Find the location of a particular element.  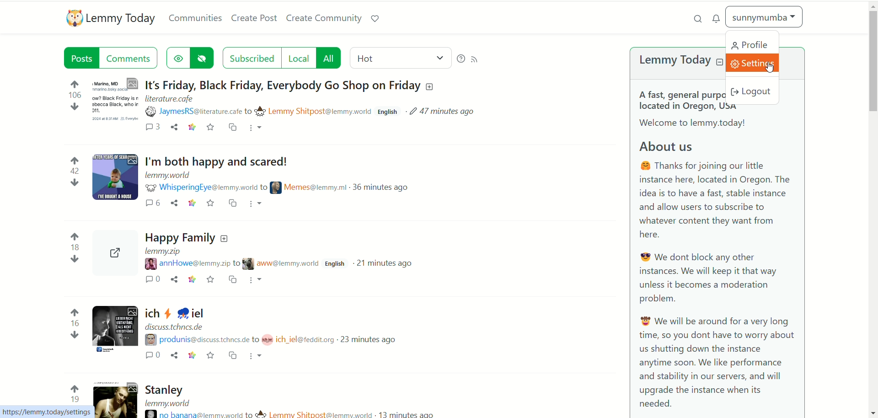

filtered hot is located at coordinates (399, 57).